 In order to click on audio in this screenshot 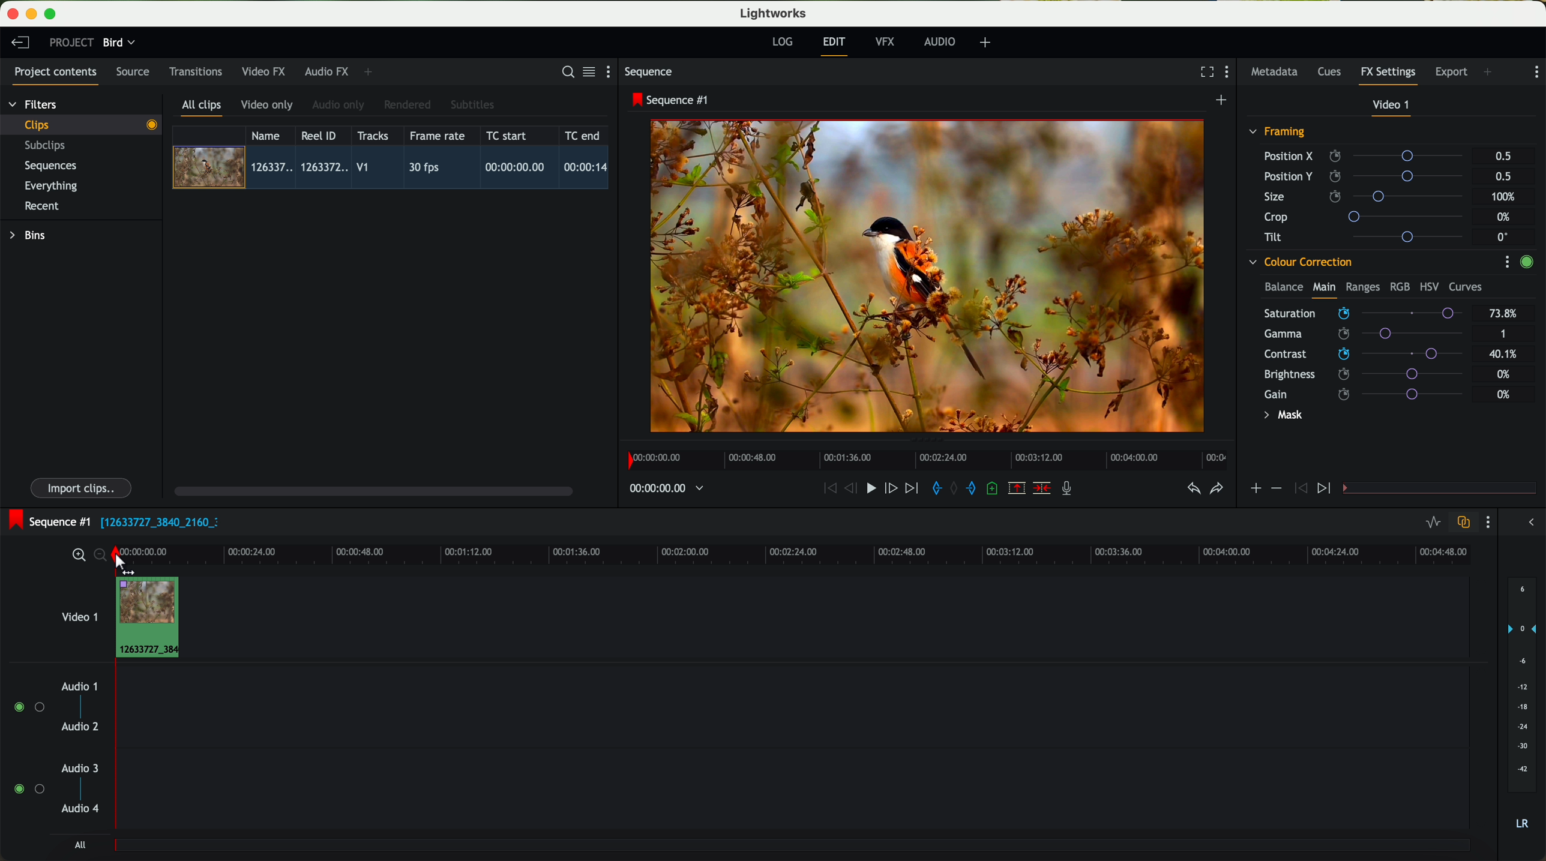, I will do `click(940, 41)`.